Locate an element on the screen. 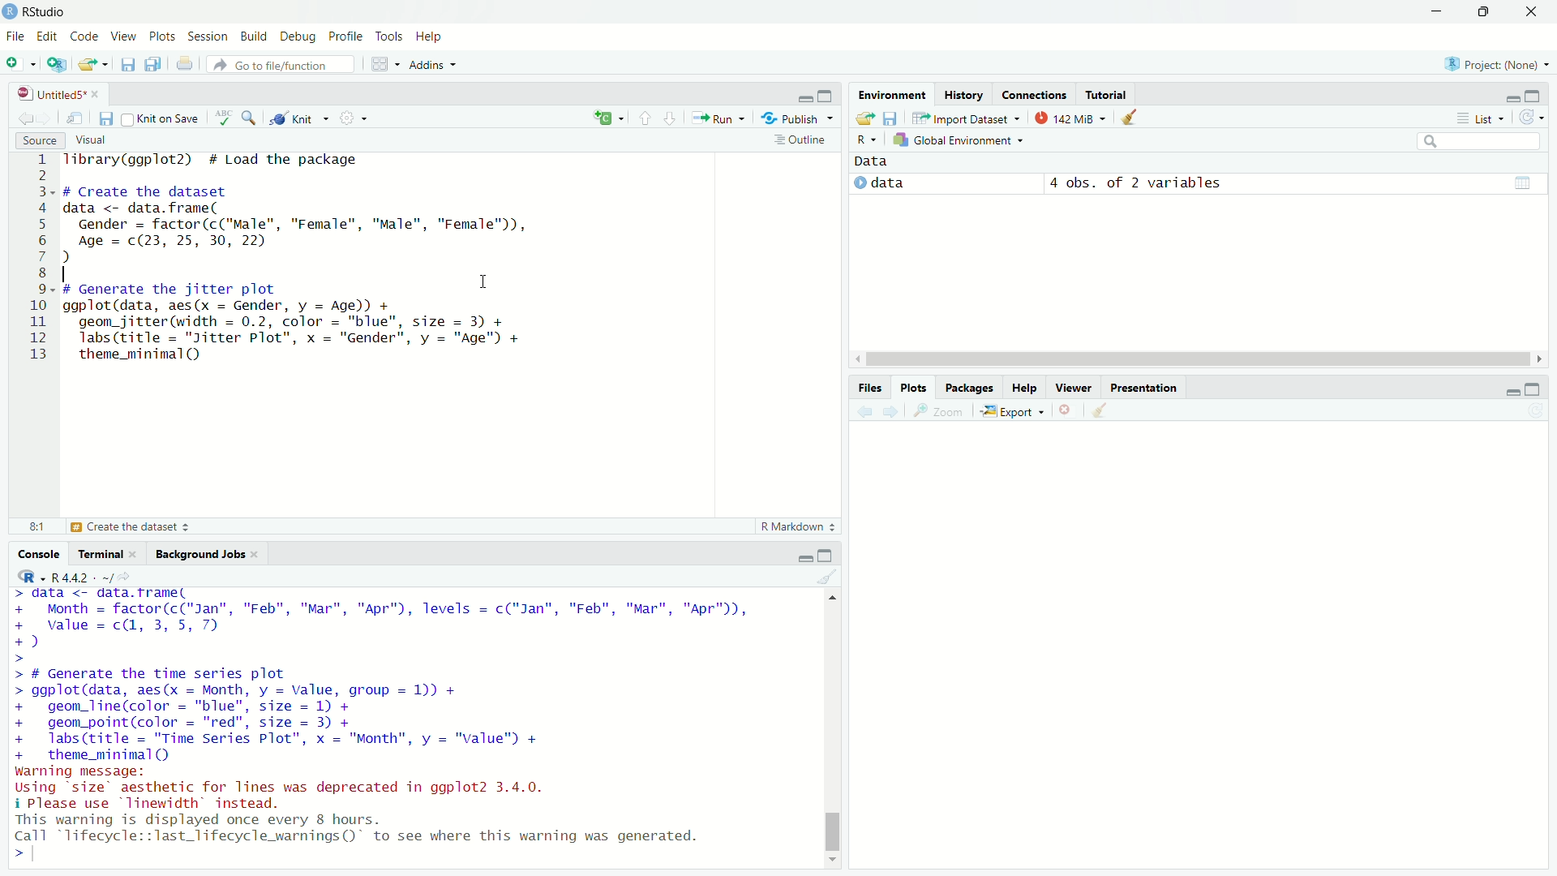 The height and width of the screenshot is (876, 1557). move up is located at coordinates (831, 598).